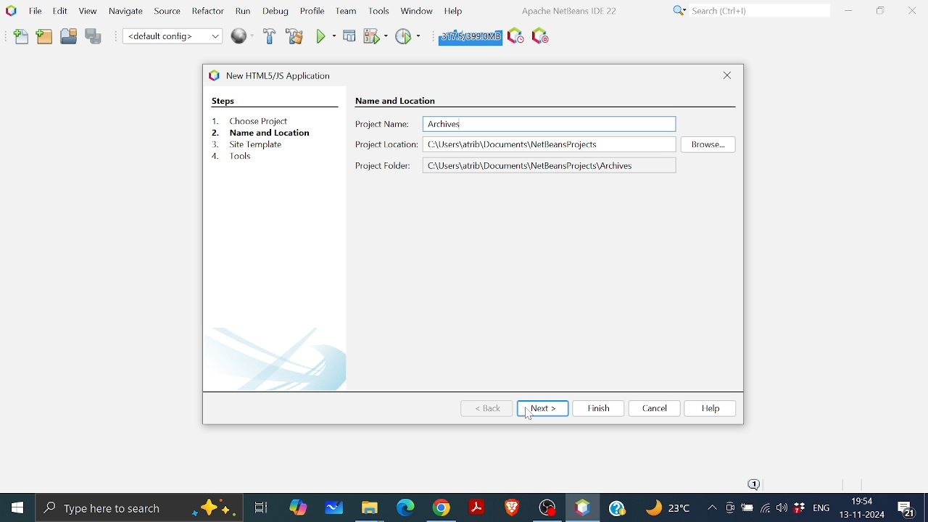 Image resolution: width=928 pixels, height=522 pixels. I want to click on White board, so click(336, 507).